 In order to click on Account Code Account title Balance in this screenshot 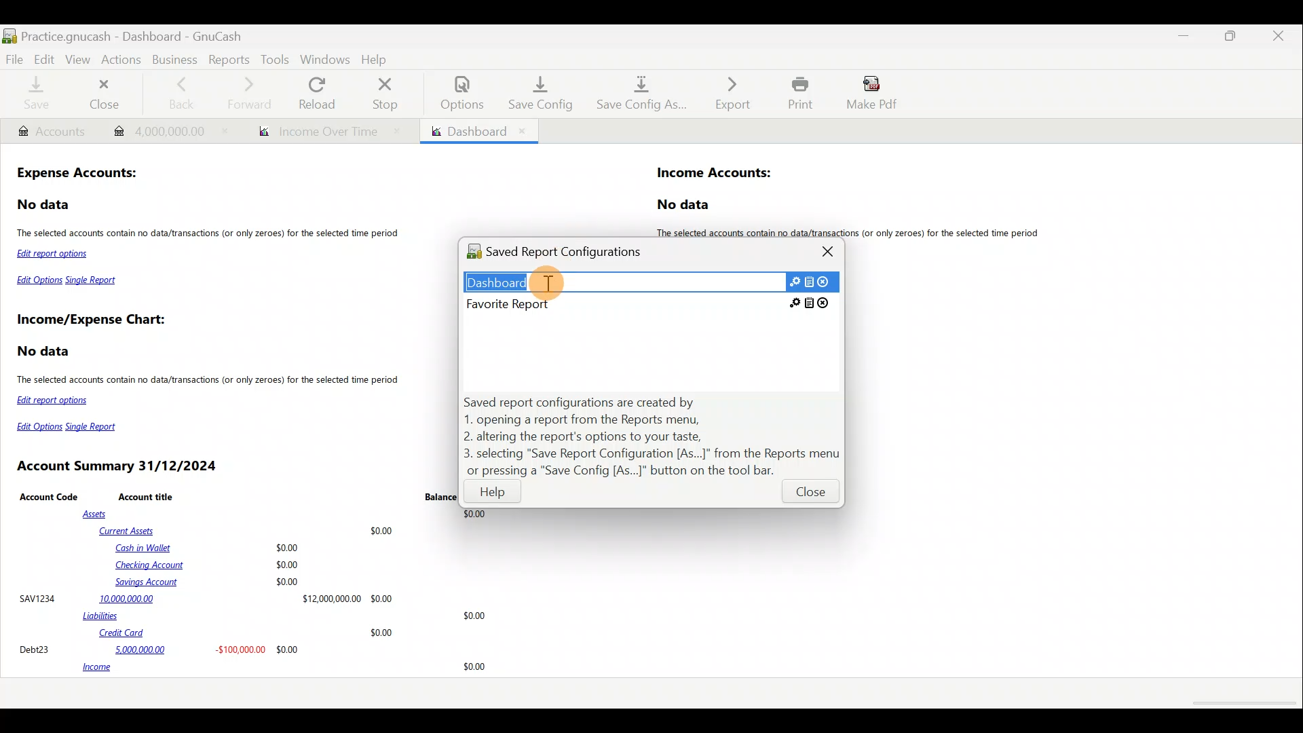, I will do `click(238, 496)`.